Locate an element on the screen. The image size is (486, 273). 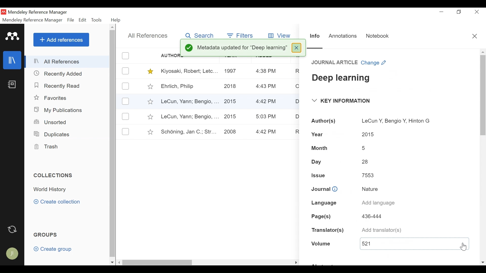
Favorites is located at coordinates (54, 98).